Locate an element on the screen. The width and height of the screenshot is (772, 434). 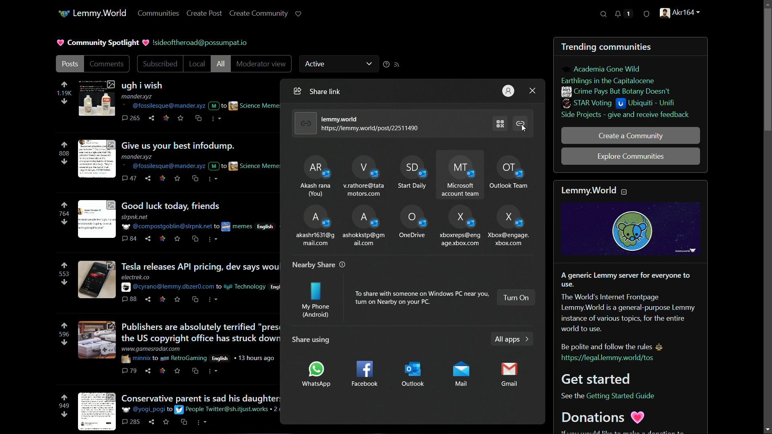
profile is located at coordinates (509, 90).